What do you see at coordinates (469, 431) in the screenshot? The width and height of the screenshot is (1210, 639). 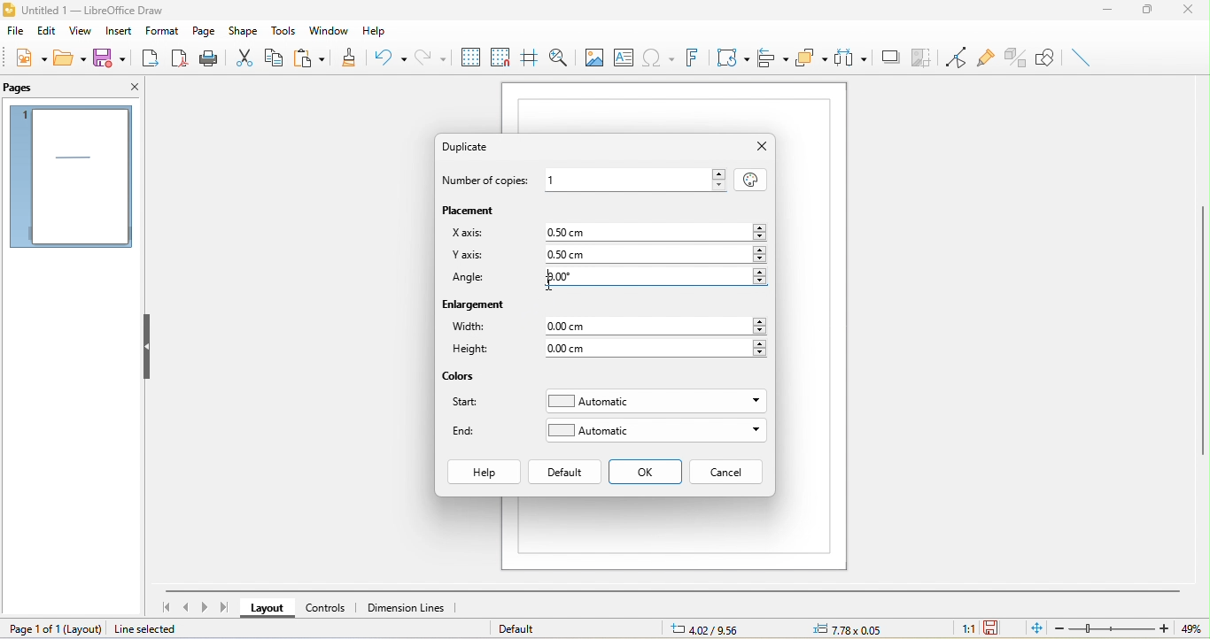 I see `end` at bounding box center [469, 431].